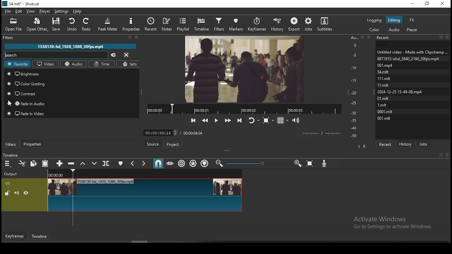 The width and height of the screenshot is (452, 254). Describe the element at coordinates (235, 24) in the screenshot. I see `markers` at that location.